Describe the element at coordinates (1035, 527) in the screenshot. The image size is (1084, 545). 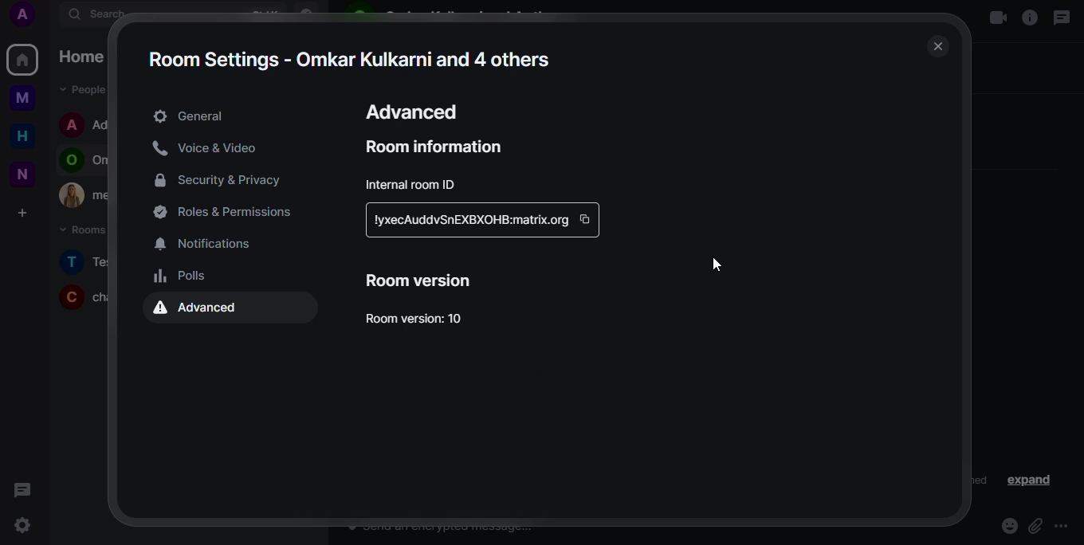
I see `attach` at that location.